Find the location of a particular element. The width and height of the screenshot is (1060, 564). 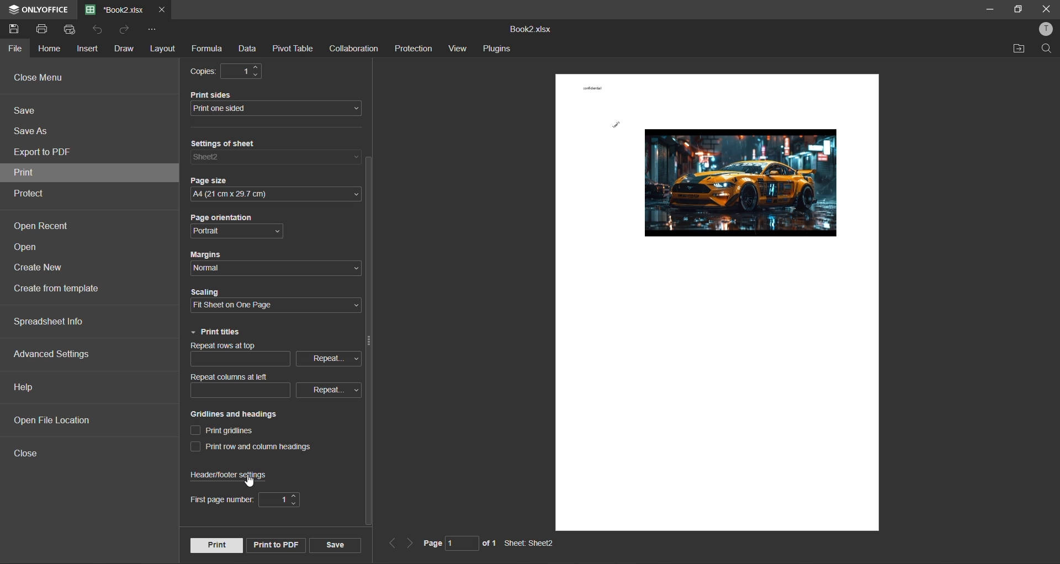

layout is located at coordinates (162, 47).